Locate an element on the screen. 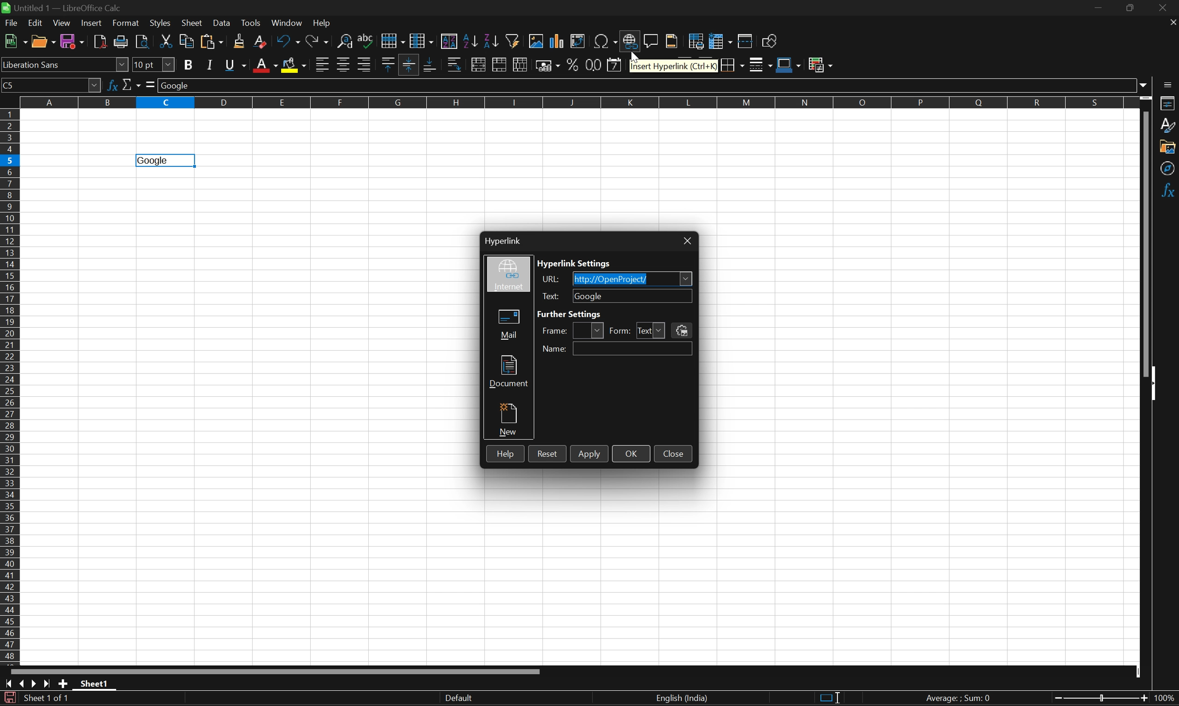 This screenshot has height=706, width=1179. Sidebar settings is located at coordinates (1169, 84).